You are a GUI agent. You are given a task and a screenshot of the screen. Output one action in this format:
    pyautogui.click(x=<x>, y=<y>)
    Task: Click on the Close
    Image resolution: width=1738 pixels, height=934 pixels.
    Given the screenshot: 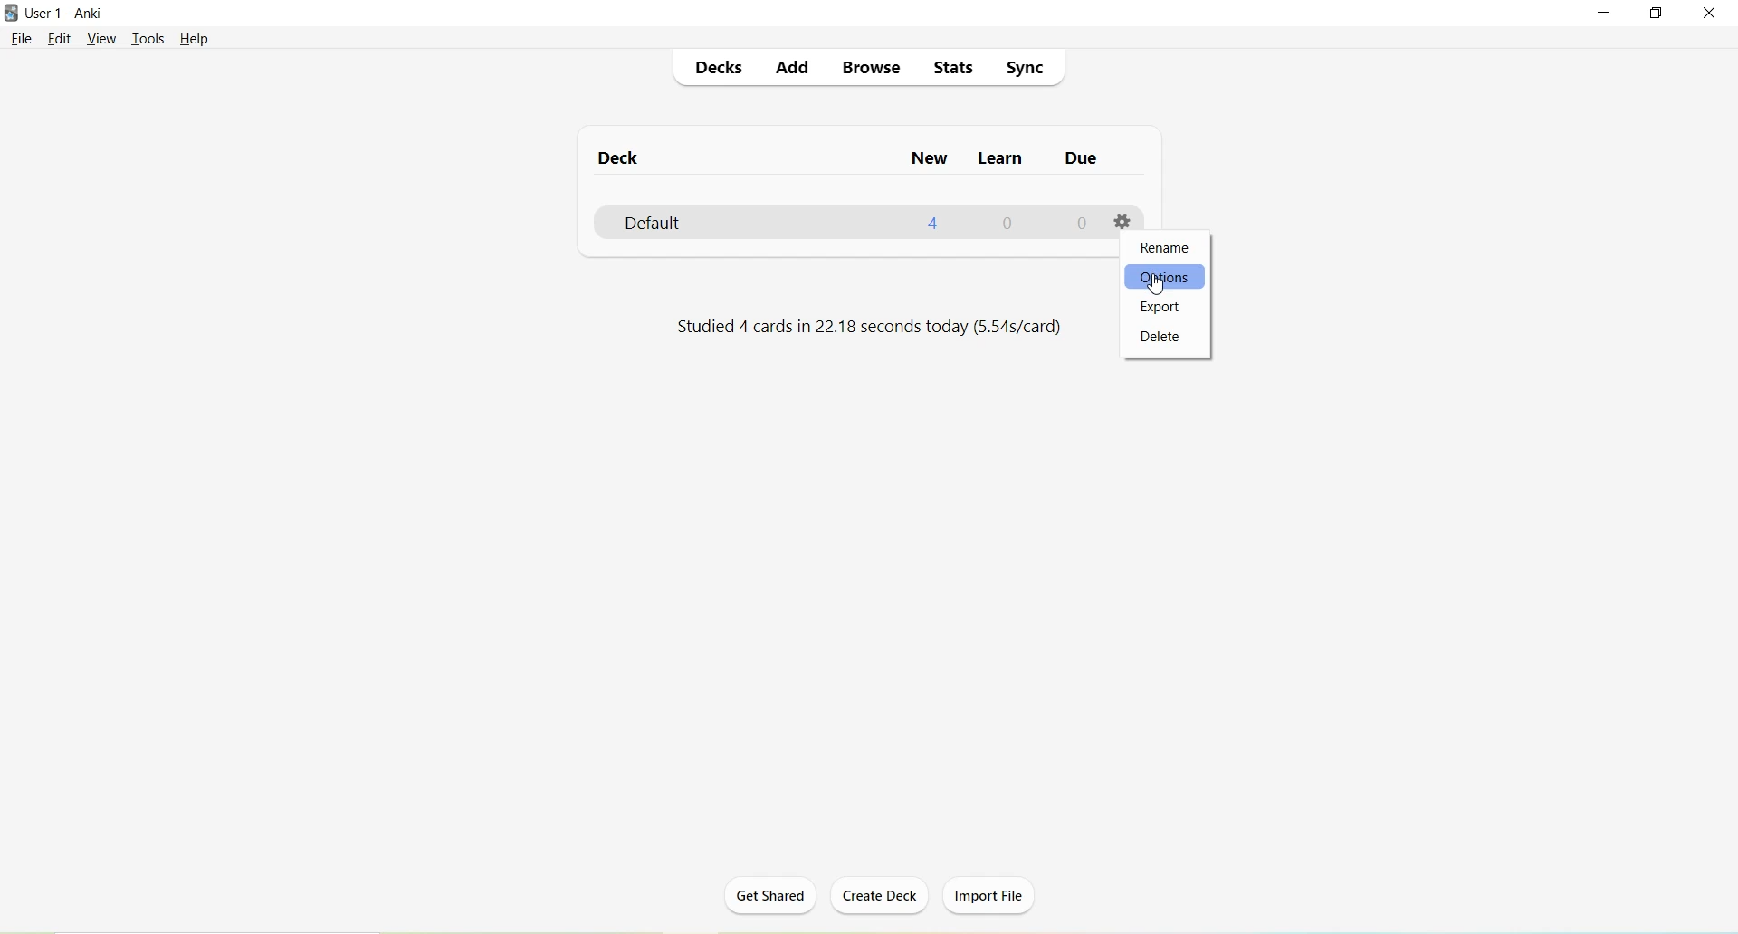 What is the action you would take?
    pyautogui.click(x=1707, y=16)
    